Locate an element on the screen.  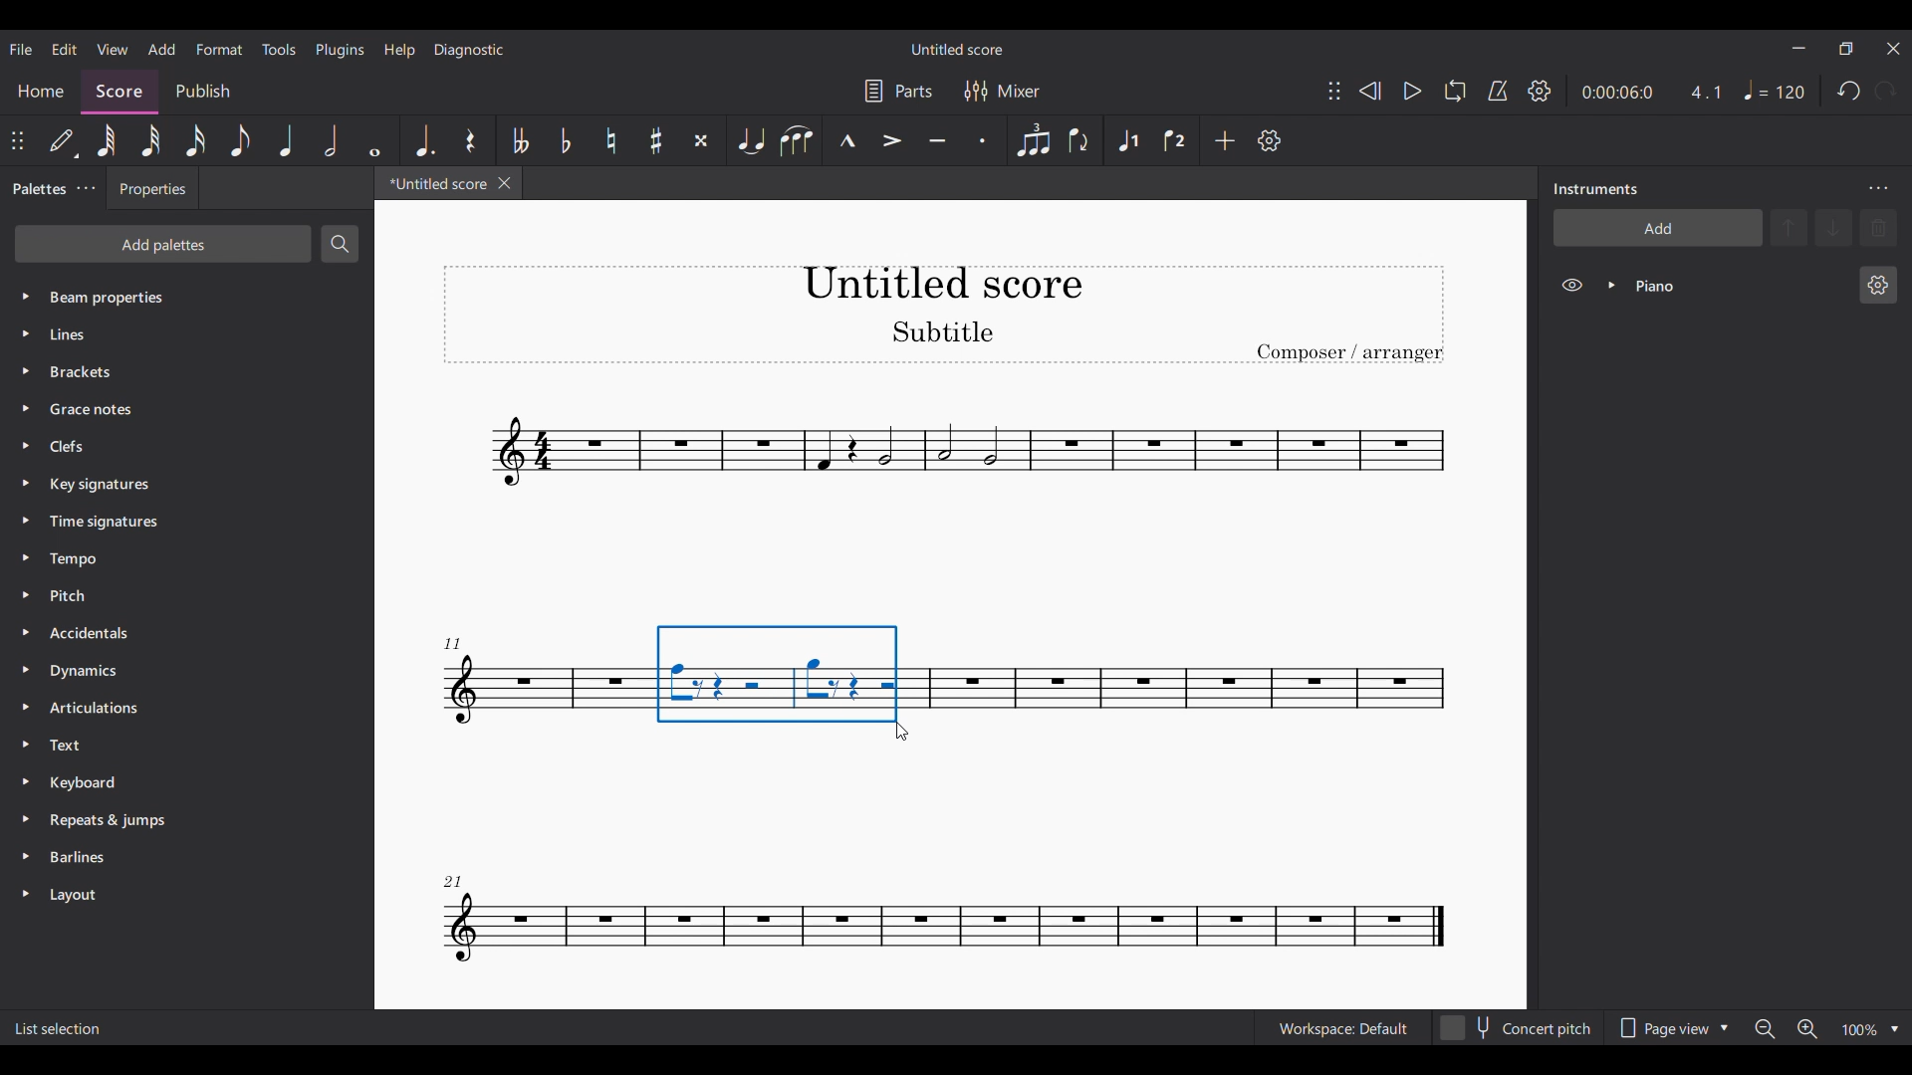
Staccato is located at coordinates (983, 140).